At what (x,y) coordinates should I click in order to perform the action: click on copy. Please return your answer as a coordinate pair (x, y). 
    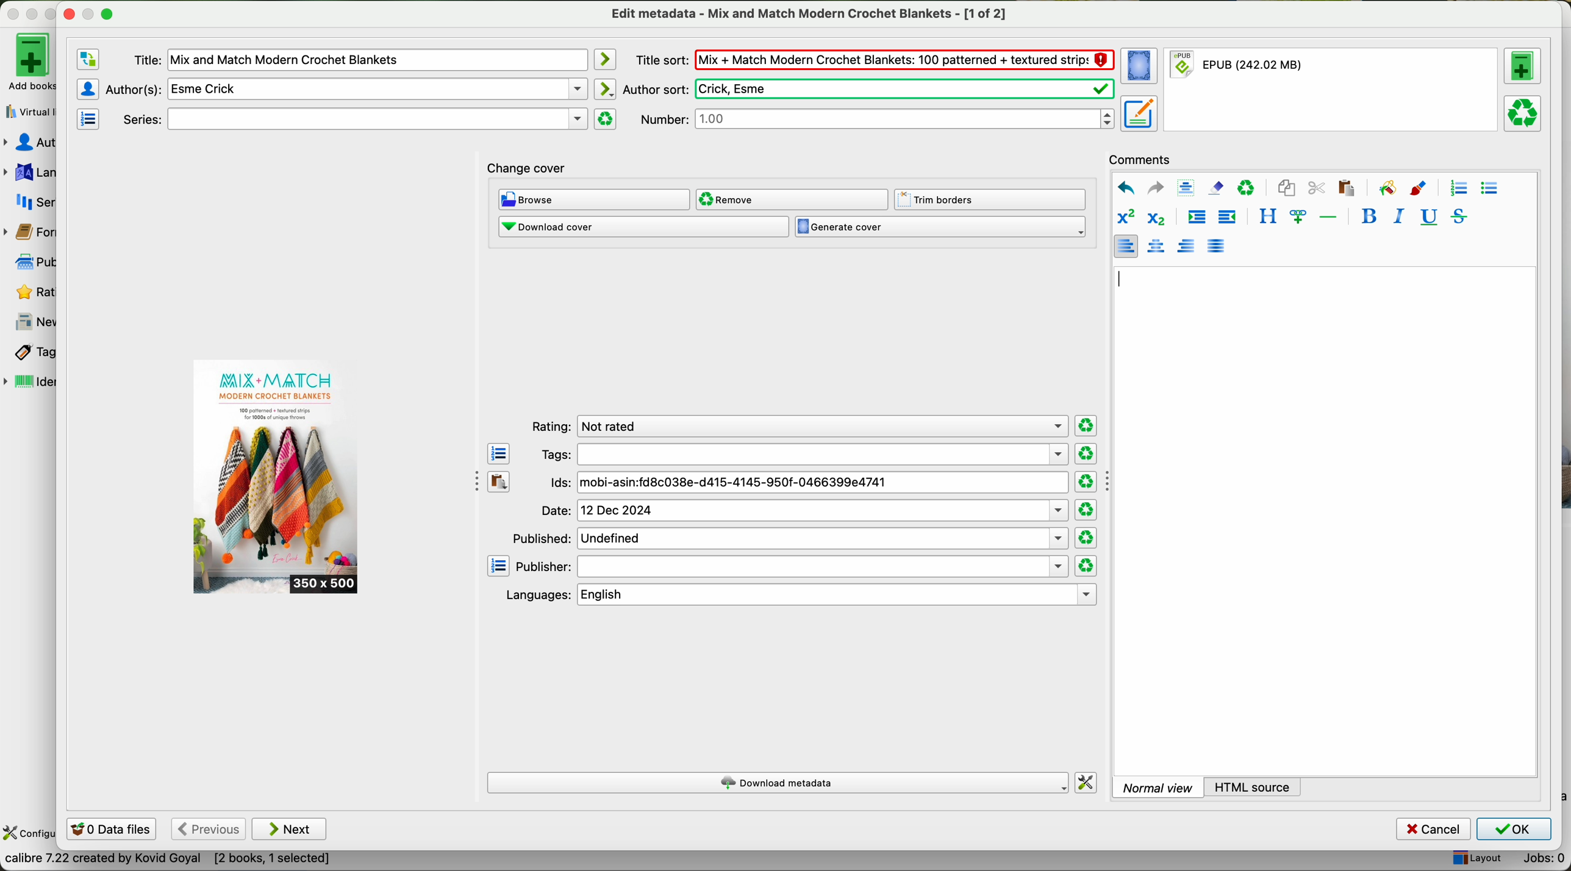
    Looking at the image, I should click on (1286, 188).